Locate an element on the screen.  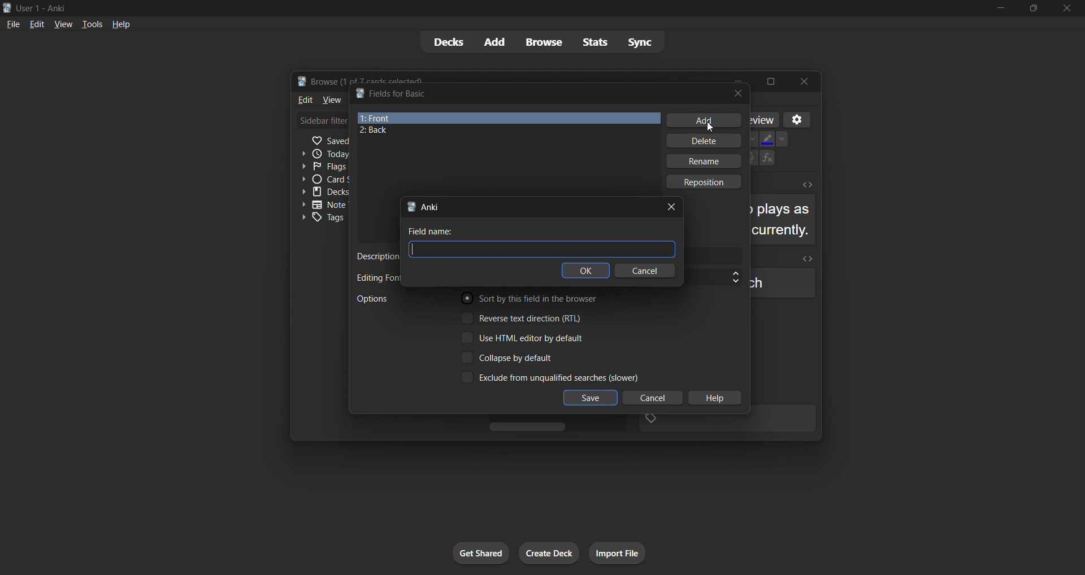
Maximize is located at coordinates (772, 80).